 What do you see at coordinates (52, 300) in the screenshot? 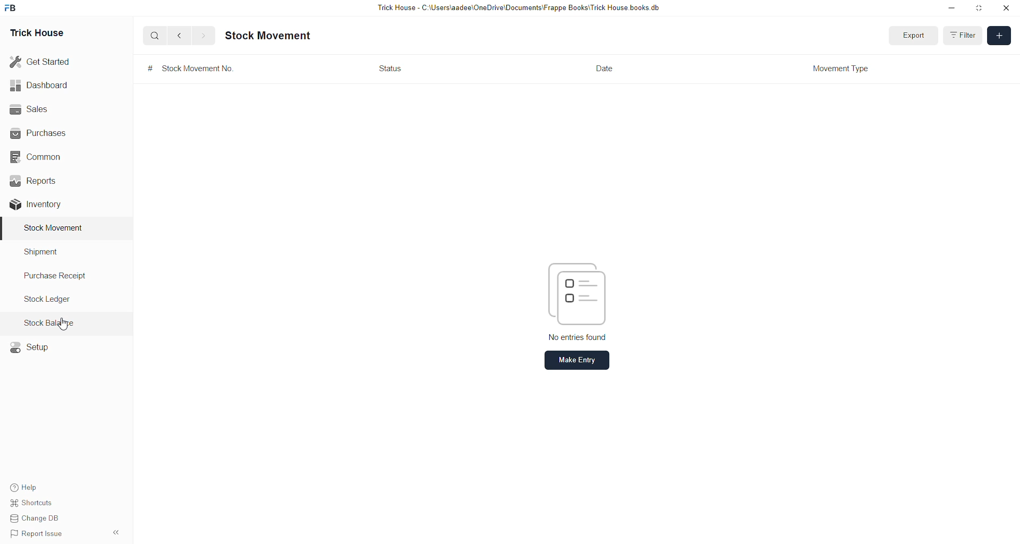
I see `Stock ledger` at bounding box center [52, 300].